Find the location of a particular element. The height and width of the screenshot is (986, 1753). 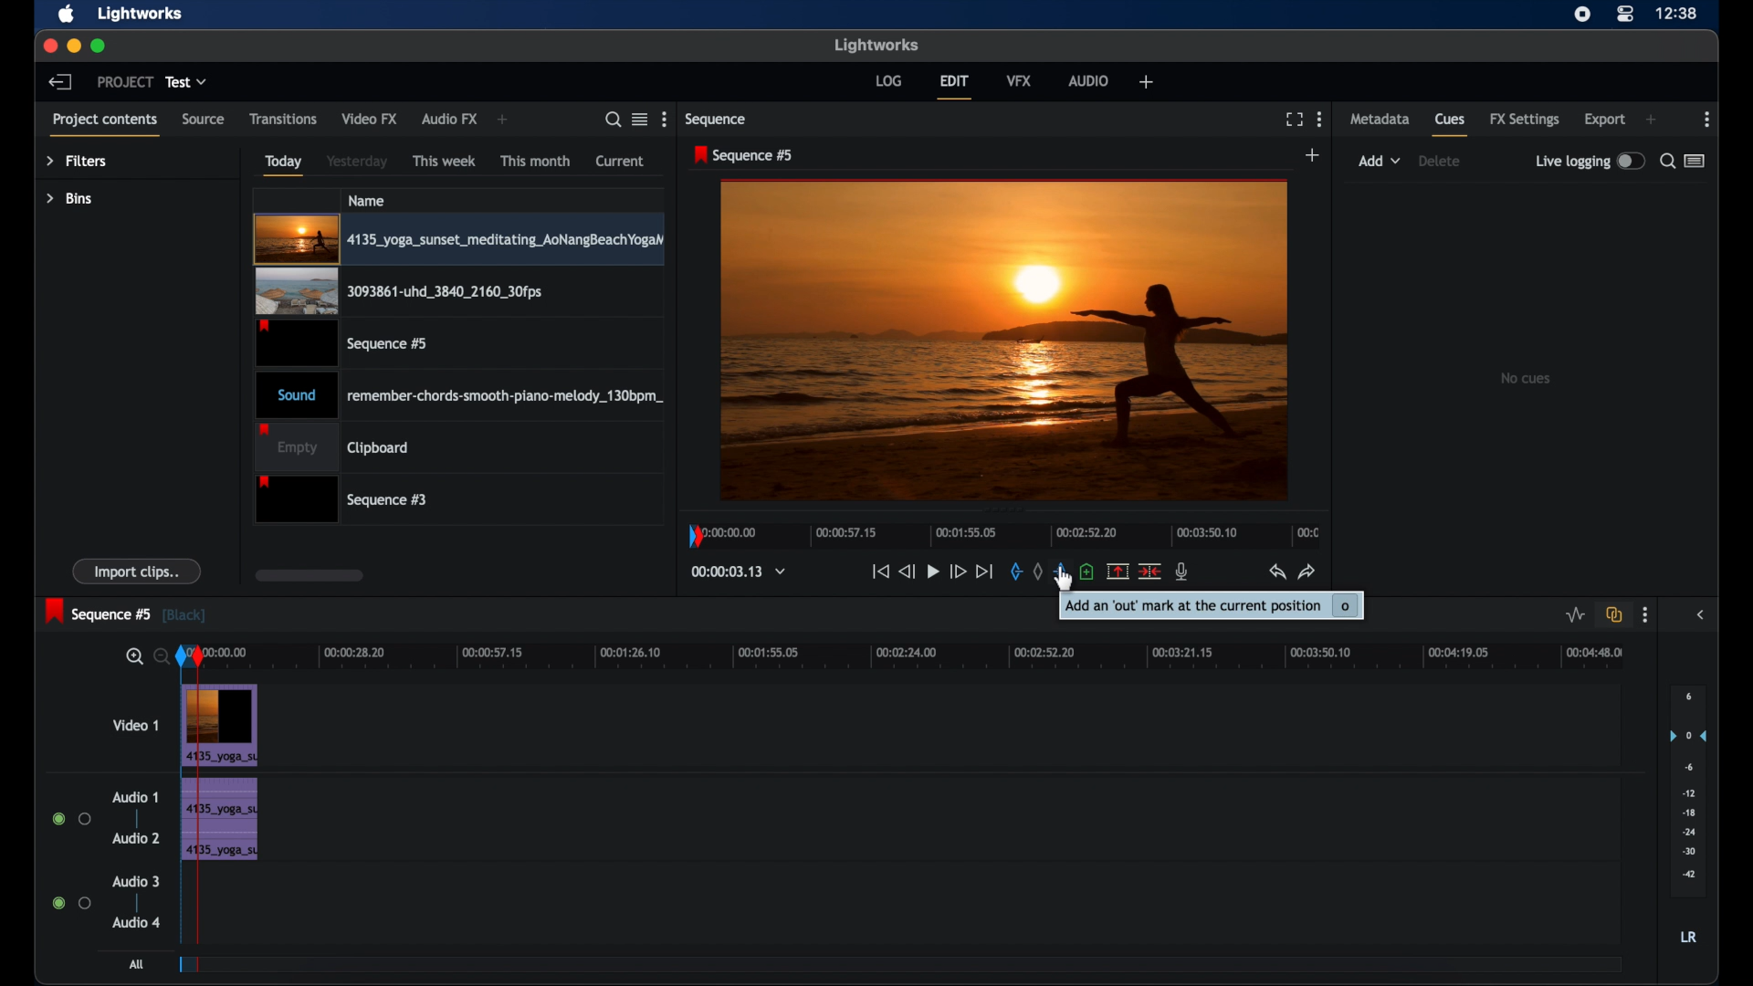

name is located at coordinates (367, 200).